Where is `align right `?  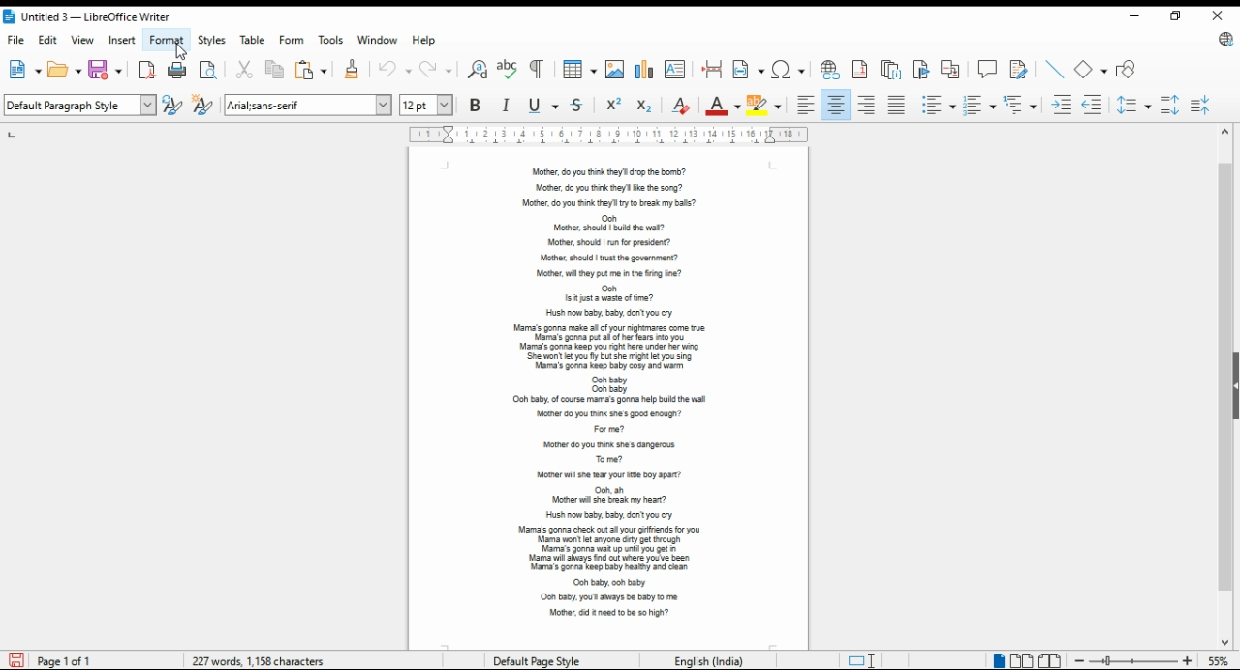 align right  is located at coordinates (869, 105).